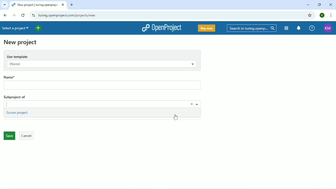 The image size is (336, 189). What do you see at coordinates (18, 113) in the screenshot?
I see `Scrum project` at bounding box center [18, 113].